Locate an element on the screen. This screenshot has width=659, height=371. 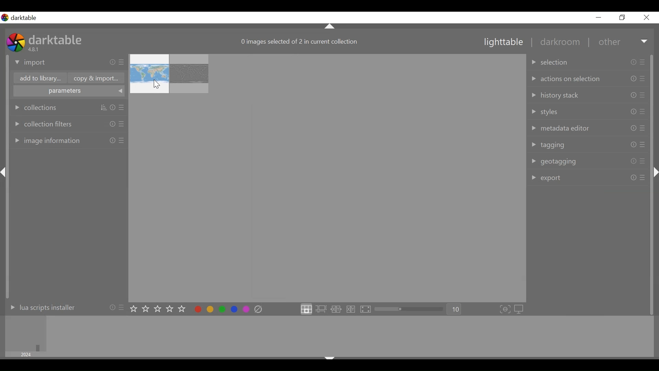
lightable is located at coordinates (504, 42).